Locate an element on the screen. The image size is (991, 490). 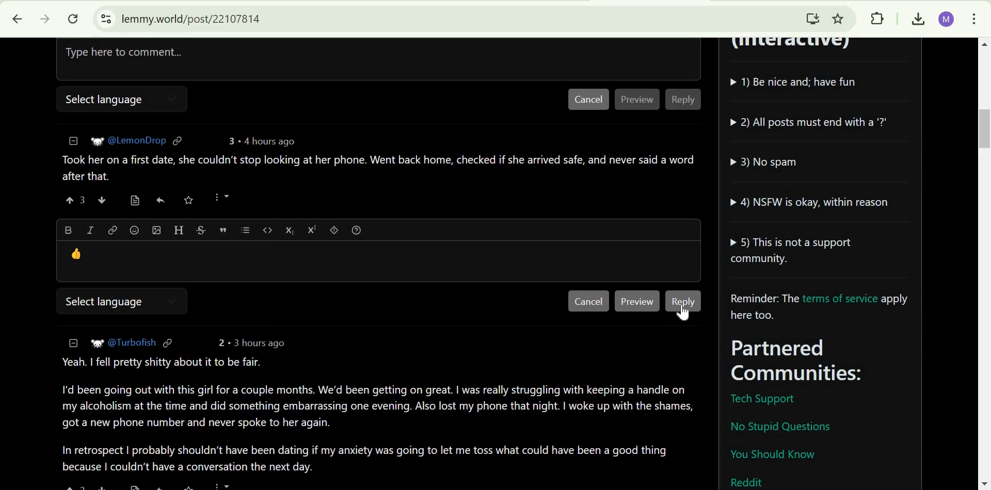
Emoji is located at coordinates (135, 231).